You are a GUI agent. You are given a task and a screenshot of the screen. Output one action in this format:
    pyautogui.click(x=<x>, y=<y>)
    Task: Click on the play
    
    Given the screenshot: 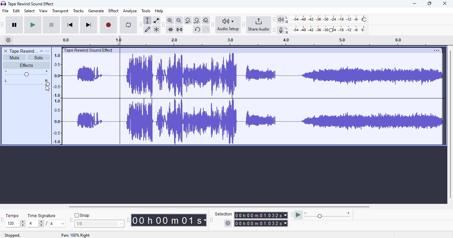 What is the action you would take?
    pyautogui.click(x=33, y=25)
    